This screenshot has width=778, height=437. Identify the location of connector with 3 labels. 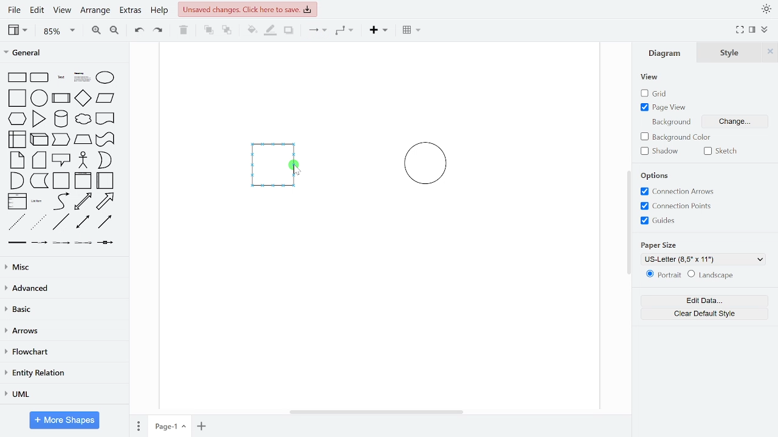
(84, 243).